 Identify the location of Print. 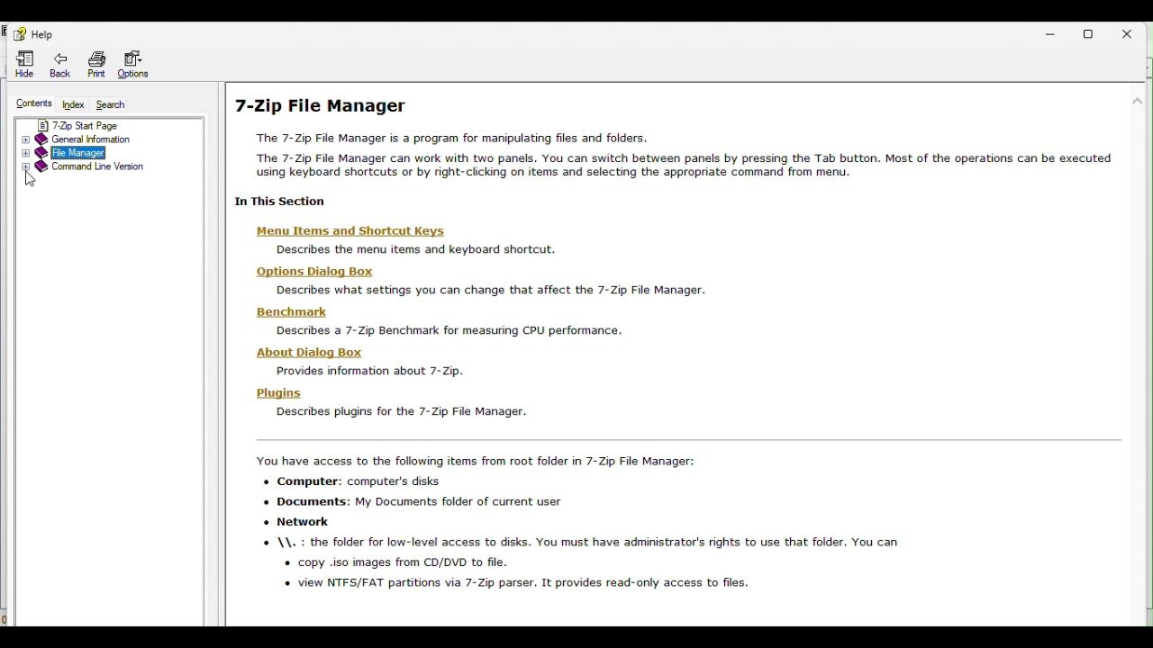
(98, 65).